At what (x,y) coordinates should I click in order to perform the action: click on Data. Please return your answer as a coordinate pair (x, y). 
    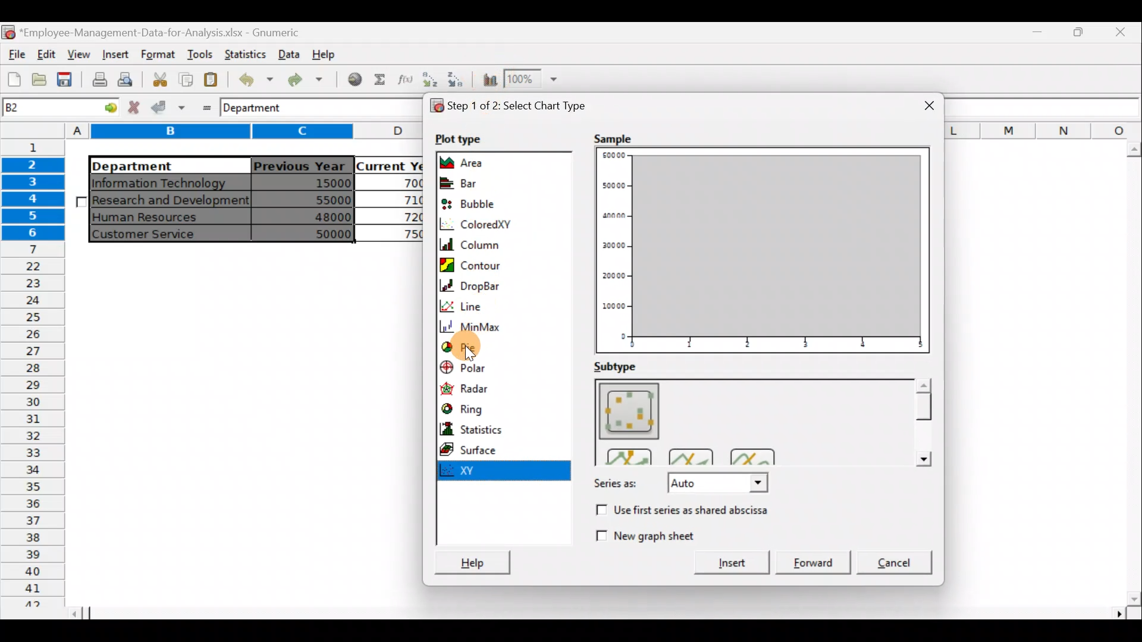
    Looking at the image, I should click on (288, 53).